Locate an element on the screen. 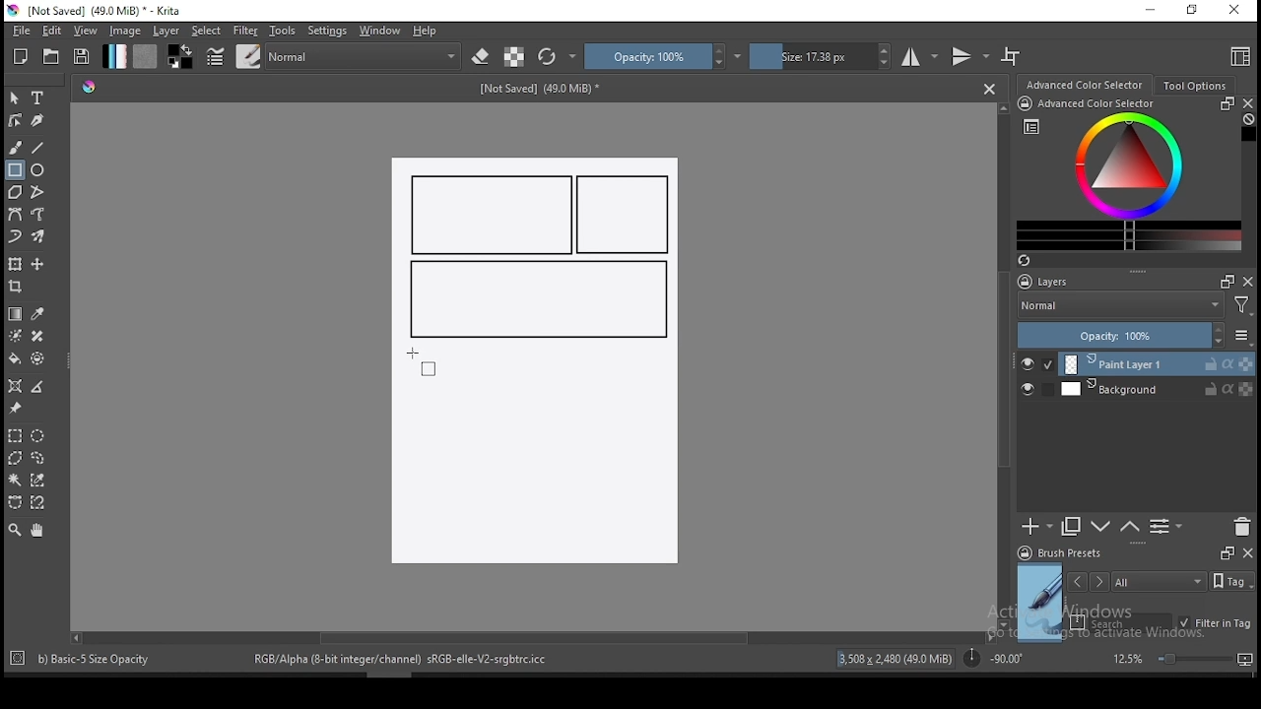 The height and width of the screenshot is (709, 1261). colorize mask tool is located at coordinates (17, 336).